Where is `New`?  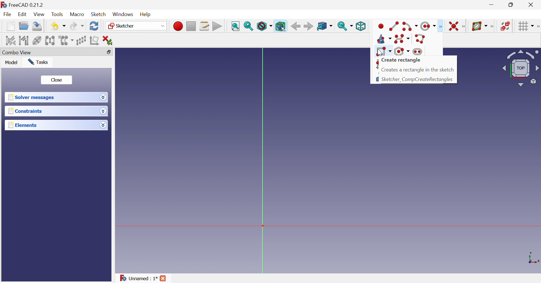
New is located at coordinates (10, 26).